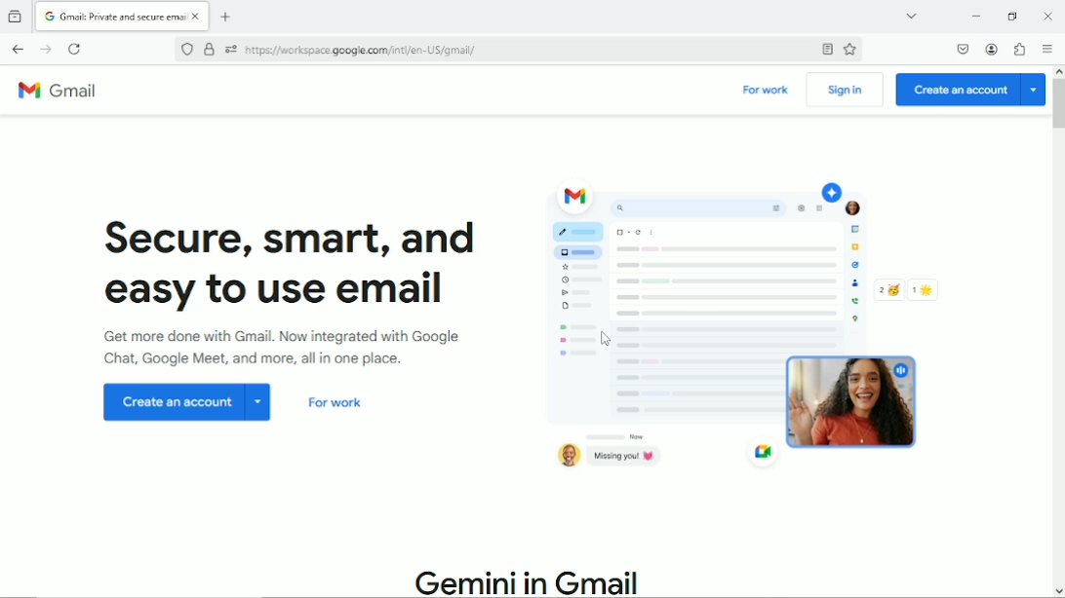 The image size is (1065, 598). Describe the element at coordinates (970, 90) in the screenshot. I see `Create an account` at that location.